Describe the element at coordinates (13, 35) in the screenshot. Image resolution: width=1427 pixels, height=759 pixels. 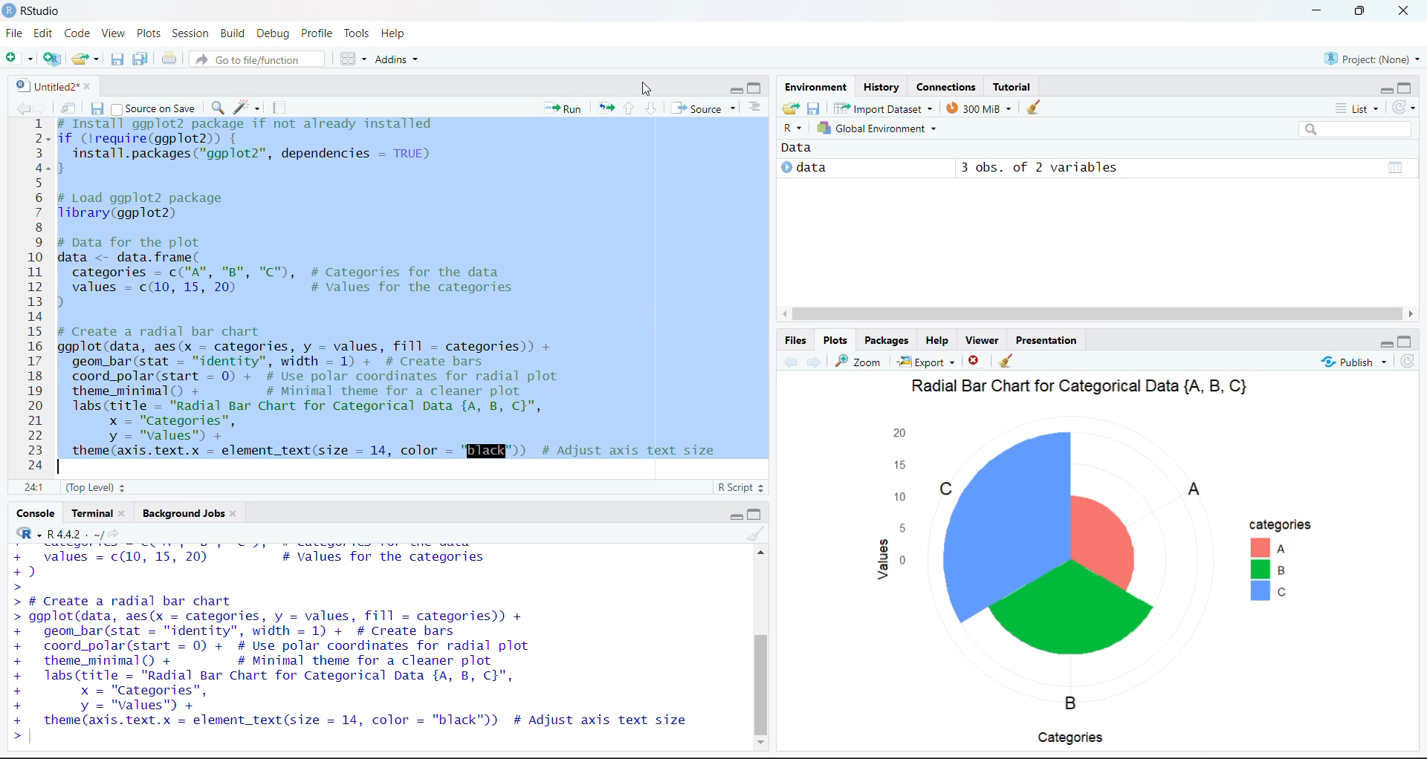
I see `File` at that location.